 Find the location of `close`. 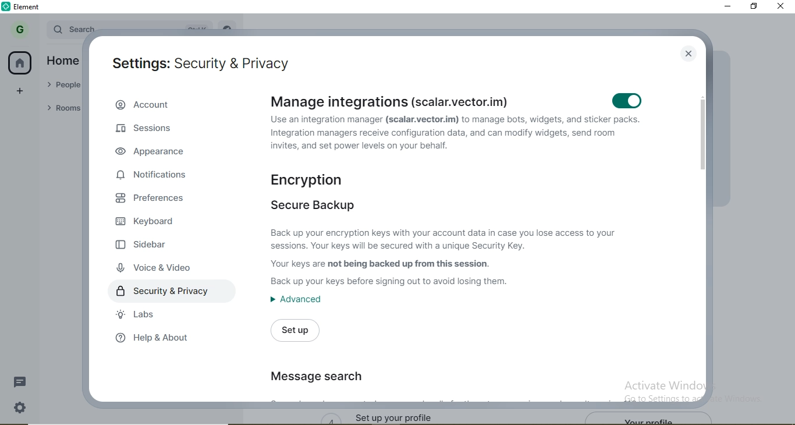

close is located at coordinates (690, 54).